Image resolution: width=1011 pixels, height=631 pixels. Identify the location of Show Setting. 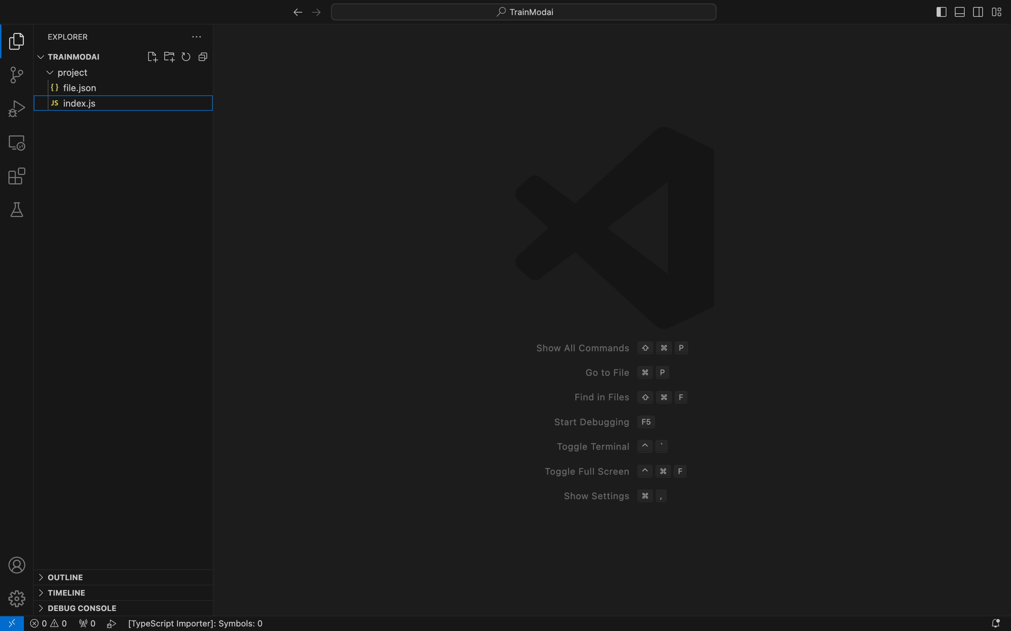
(617, 496).